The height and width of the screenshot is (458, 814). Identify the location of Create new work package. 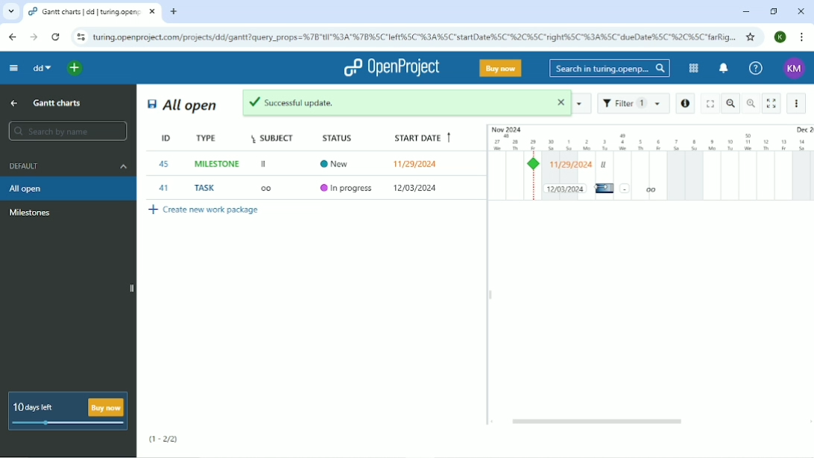
(204, 212).